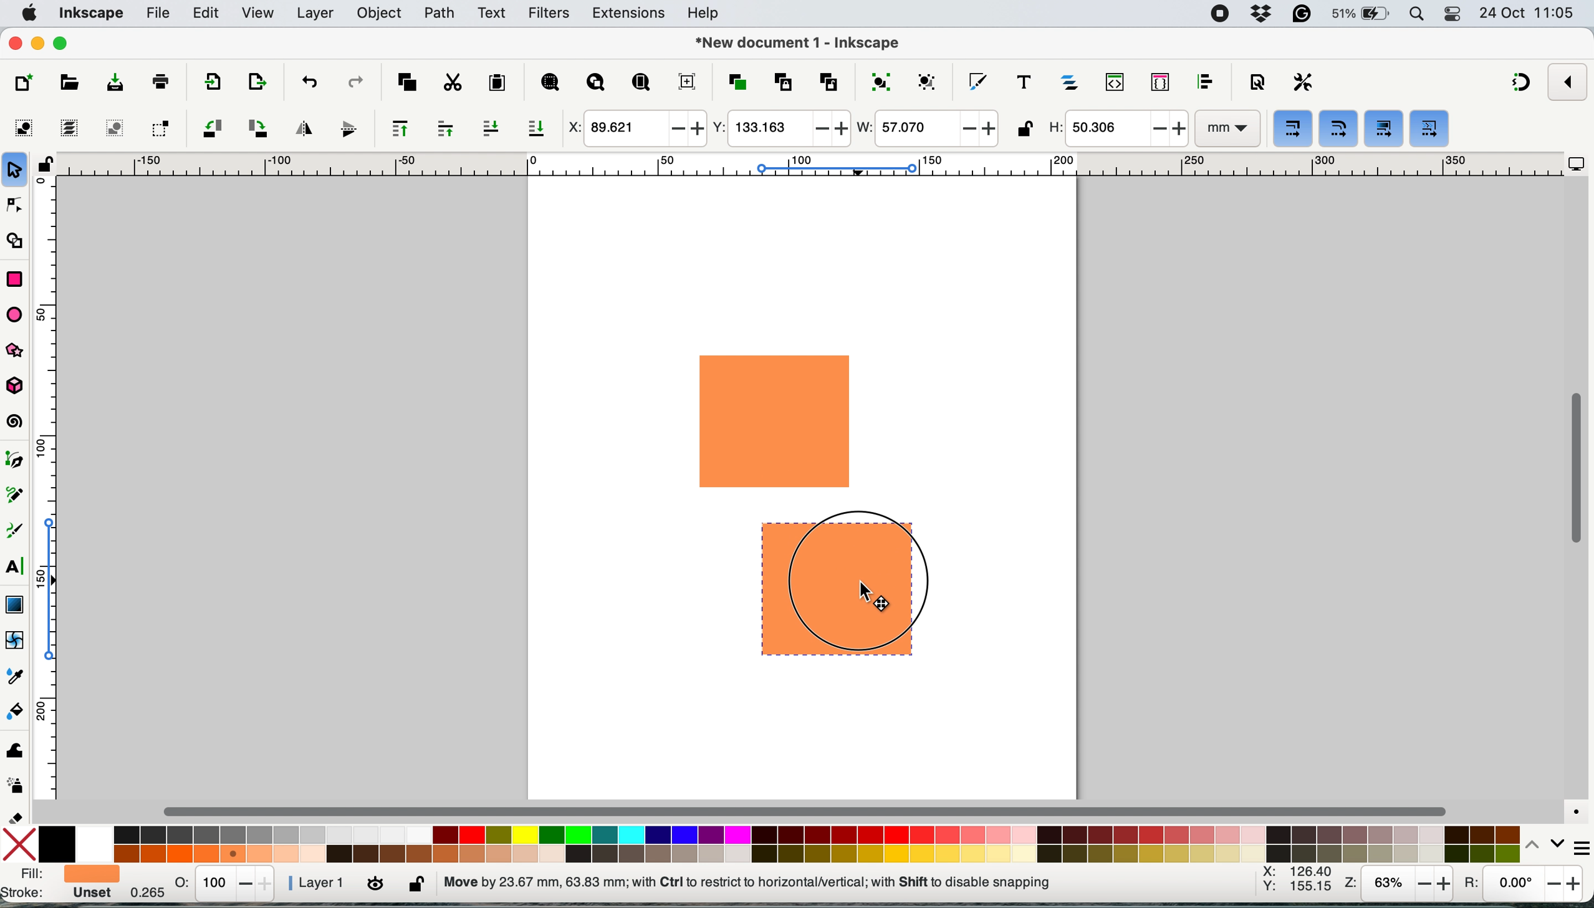  What do you see at coordinates (797, 44) in the screenshot?
I see `document name` at bounding box center [797, 44].